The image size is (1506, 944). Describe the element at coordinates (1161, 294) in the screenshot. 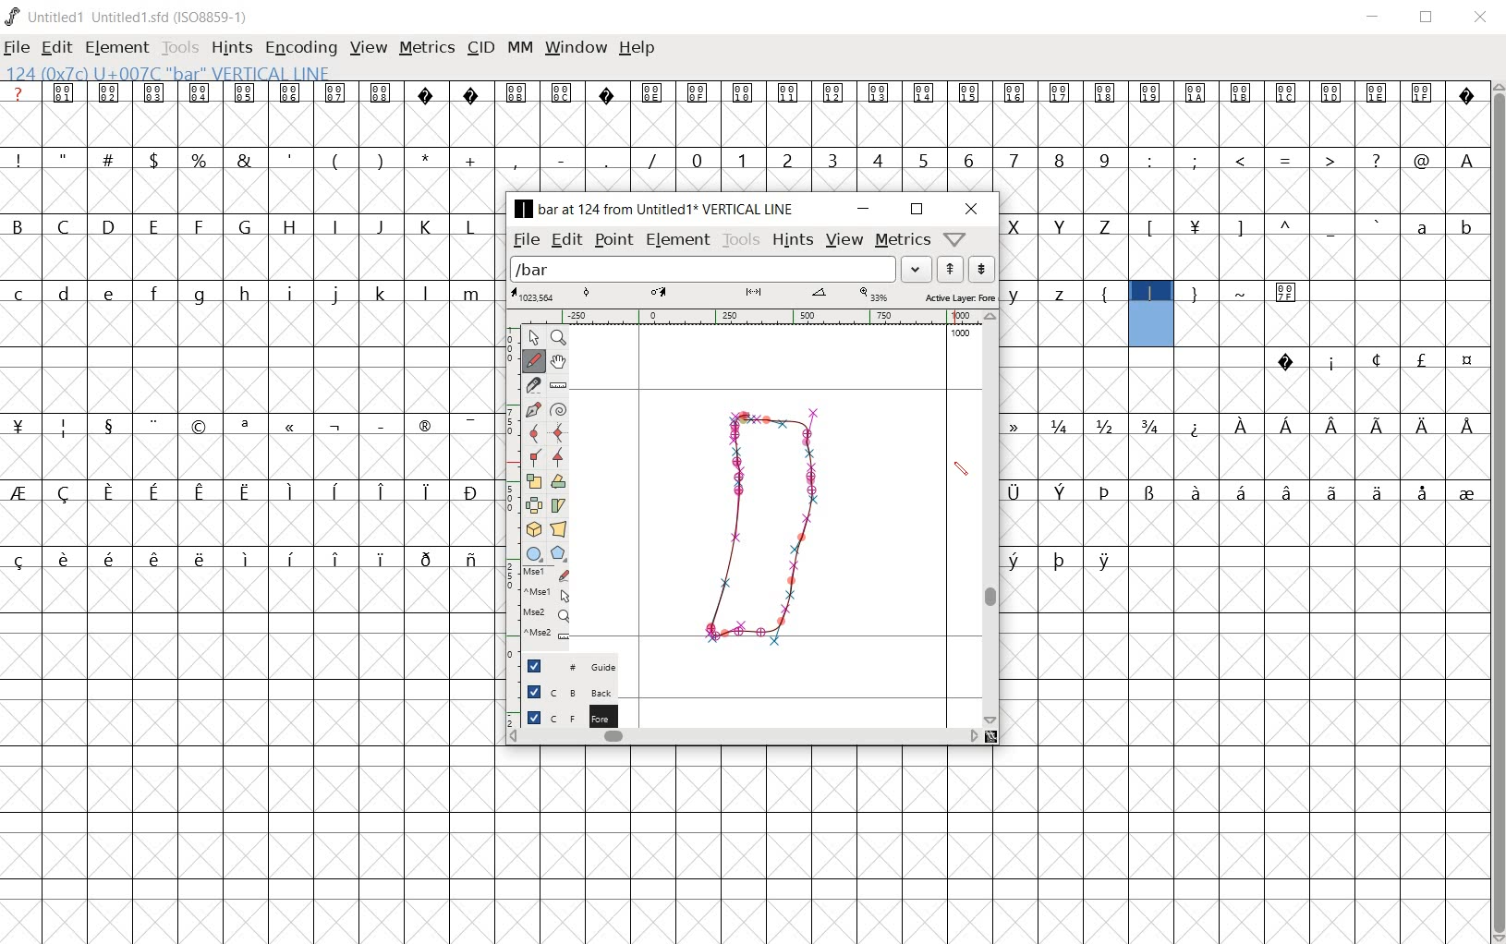

I see `letters and symbols` at that location.